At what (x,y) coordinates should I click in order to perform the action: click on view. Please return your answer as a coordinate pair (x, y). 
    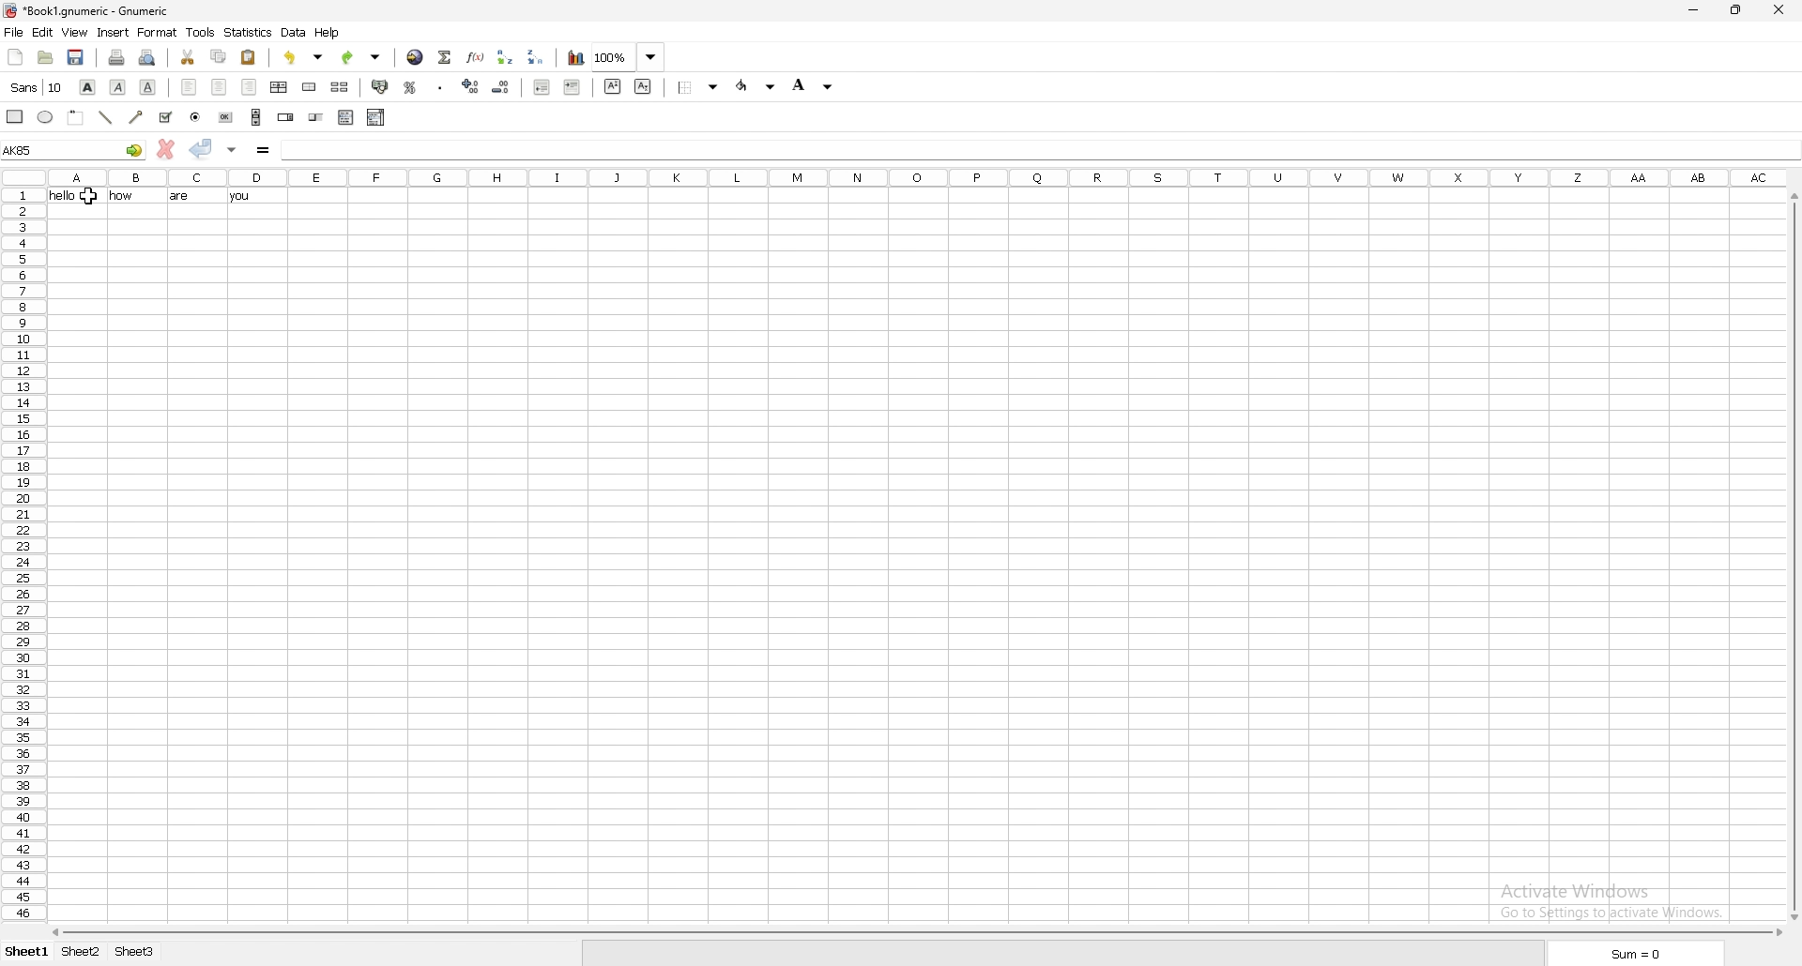
    Looking at the image, I should click on (75, 33).